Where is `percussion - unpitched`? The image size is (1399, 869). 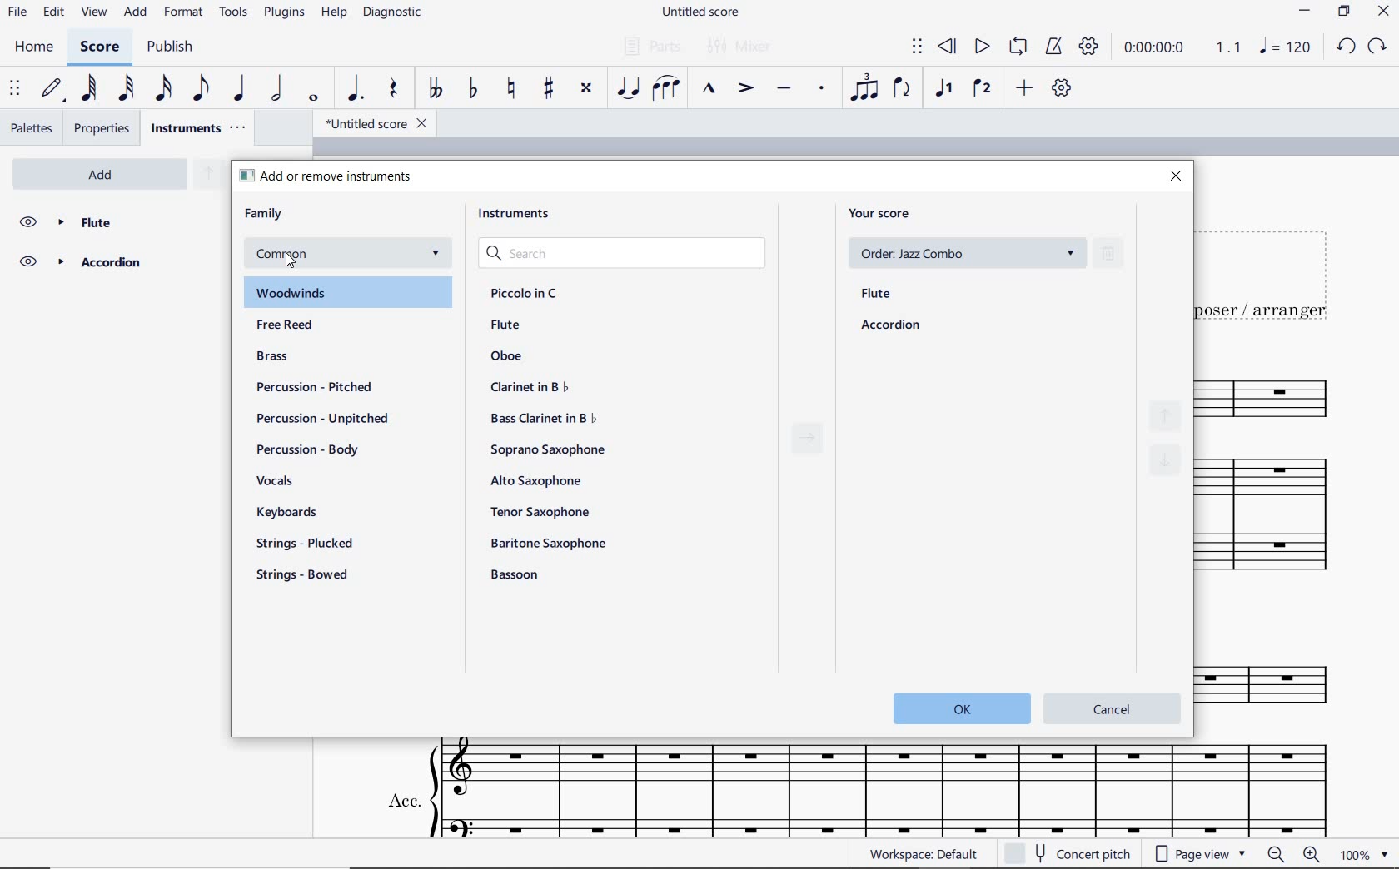
percussion - unpitched is located at coordinates (322, 421).